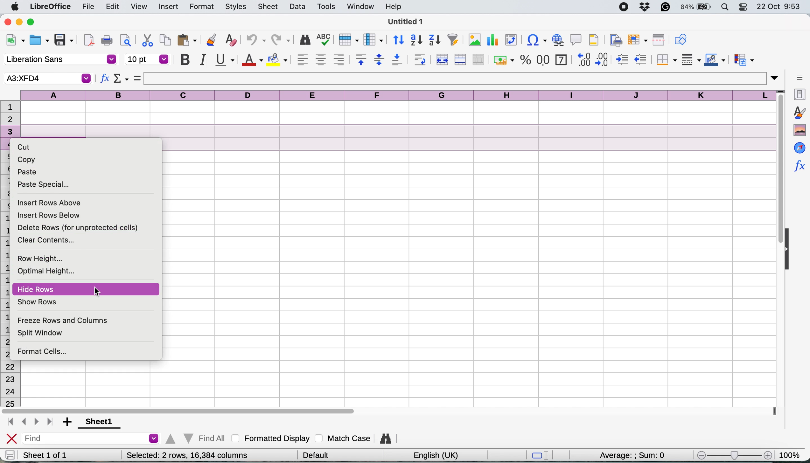 The image size is (810, 463). Describe the element at coordinates (47, 352) in the screenshot. I see `format cells` at that location.